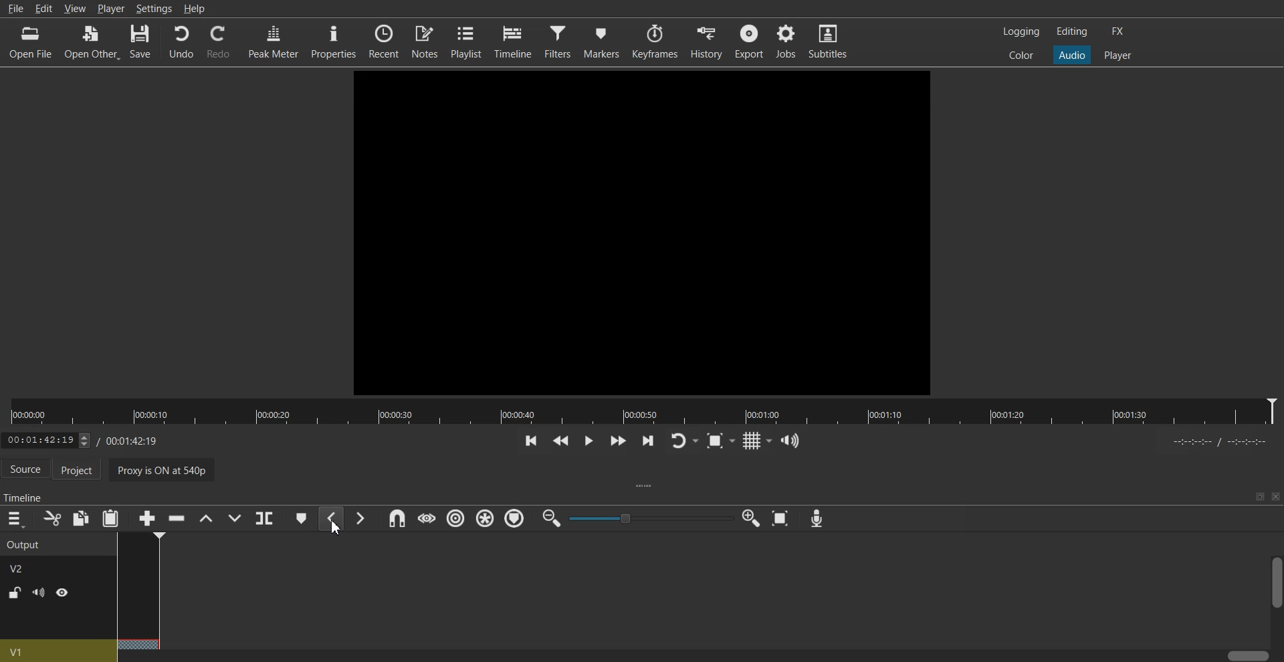 This screenshot has height=662, width=1284. What do you see at coordinates (758, 439) in the screenshot?
I see `Toggle grid display on the player` at bounding box center [758, 439].